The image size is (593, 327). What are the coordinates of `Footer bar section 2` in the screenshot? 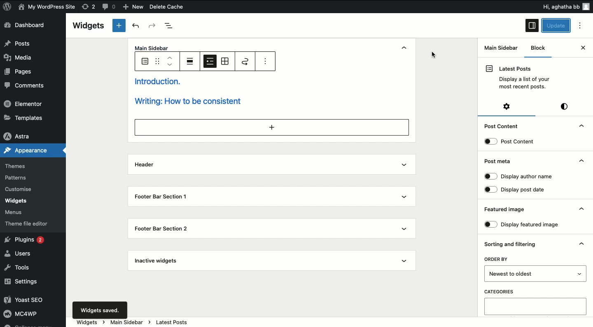 It's located at (161, 227).